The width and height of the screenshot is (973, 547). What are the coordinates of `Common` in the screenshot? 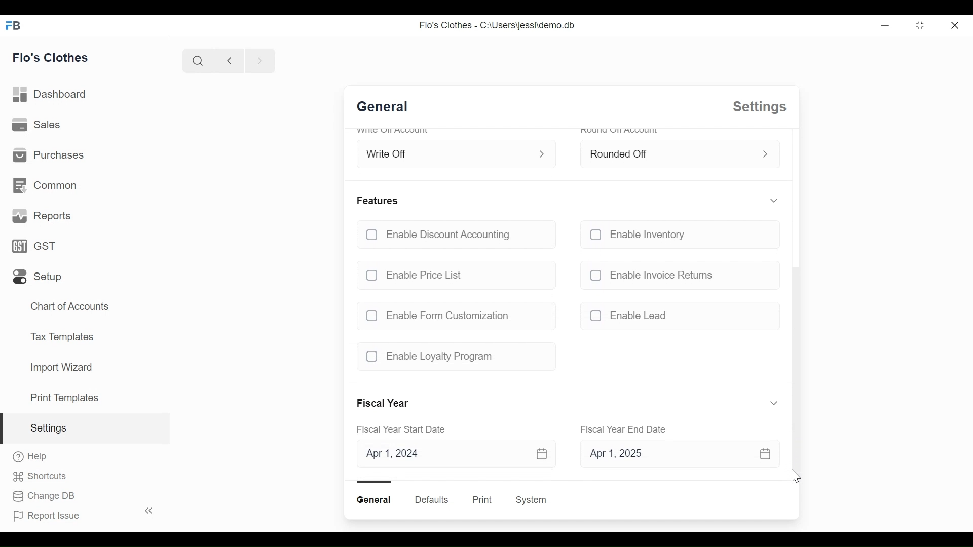 It's located at (47, 187).